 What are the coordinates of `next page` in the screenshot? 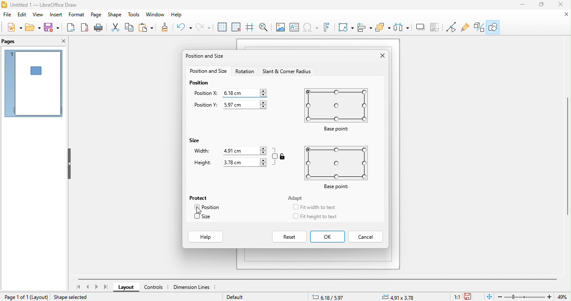 It's located at (97, 287).